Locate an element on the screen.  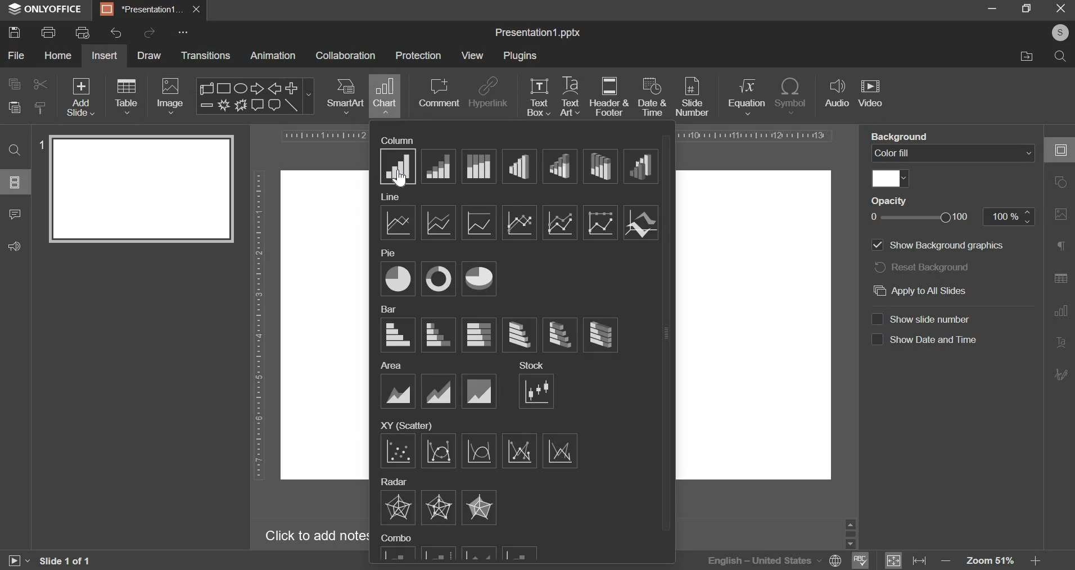
exit is located at coordinates (1060, 8).